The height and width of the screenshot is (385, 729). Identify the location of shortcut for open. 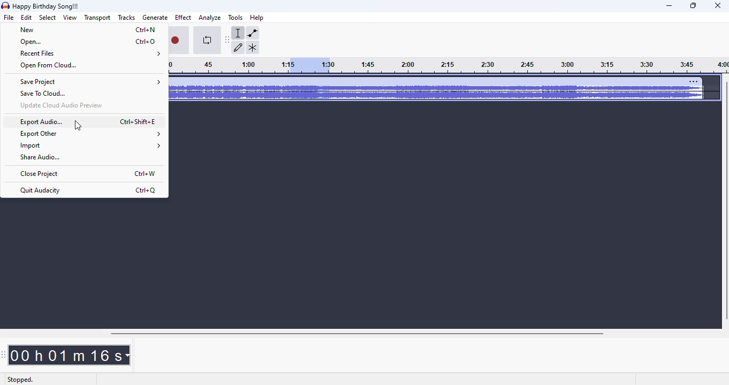
(146, 42).